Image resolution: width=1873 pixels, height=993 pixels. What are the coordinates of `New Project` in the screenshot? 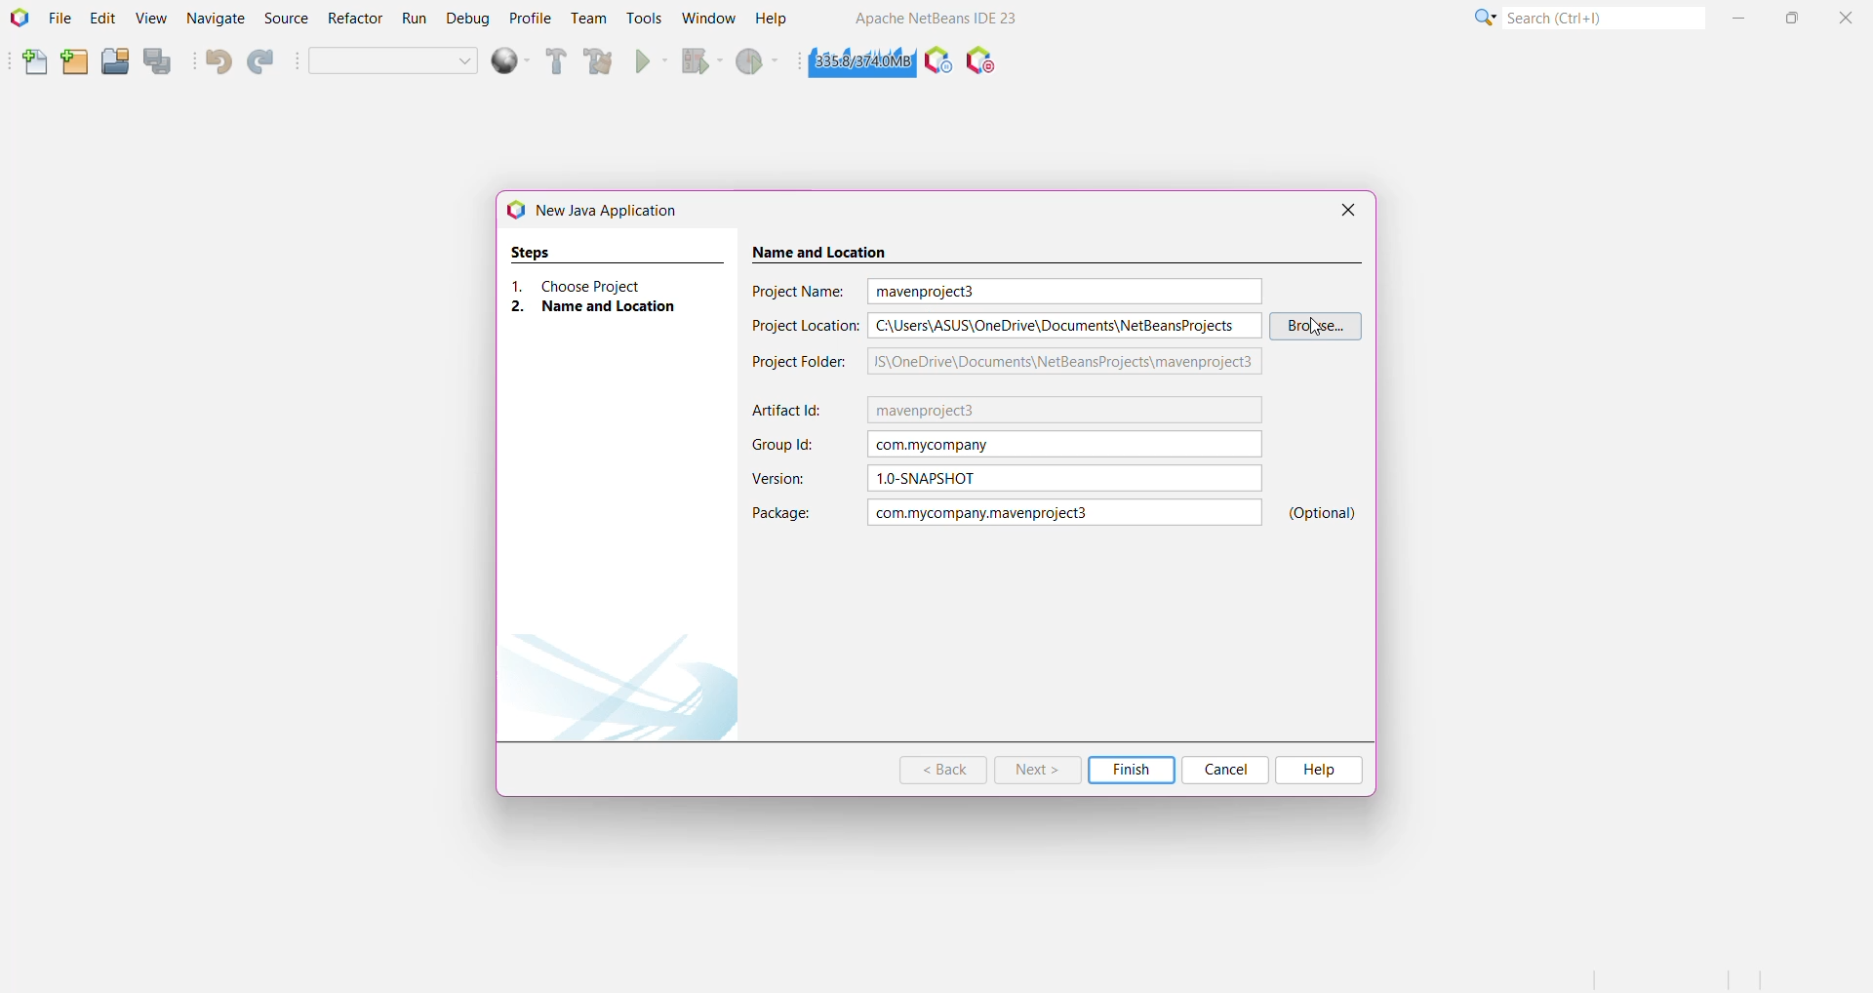 It's located at (73, 63).